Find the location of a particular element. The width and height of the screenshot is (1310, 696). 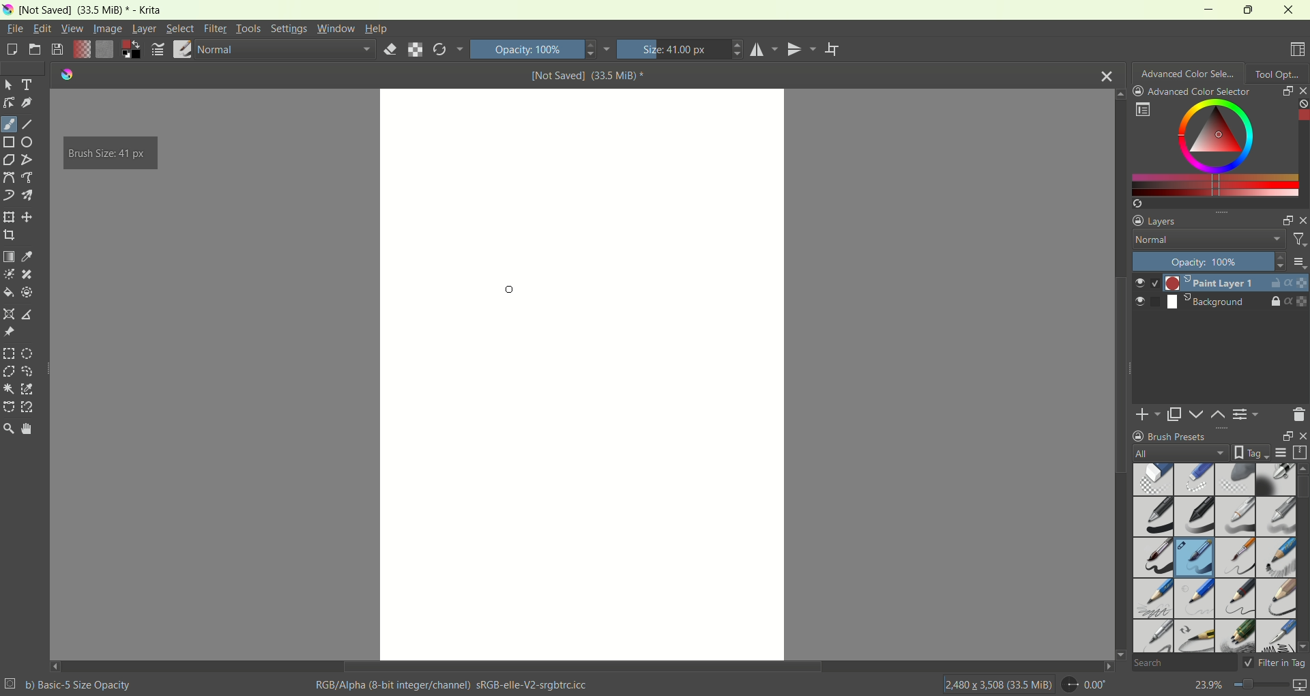

maximize is located at coordinates (1246, 10).